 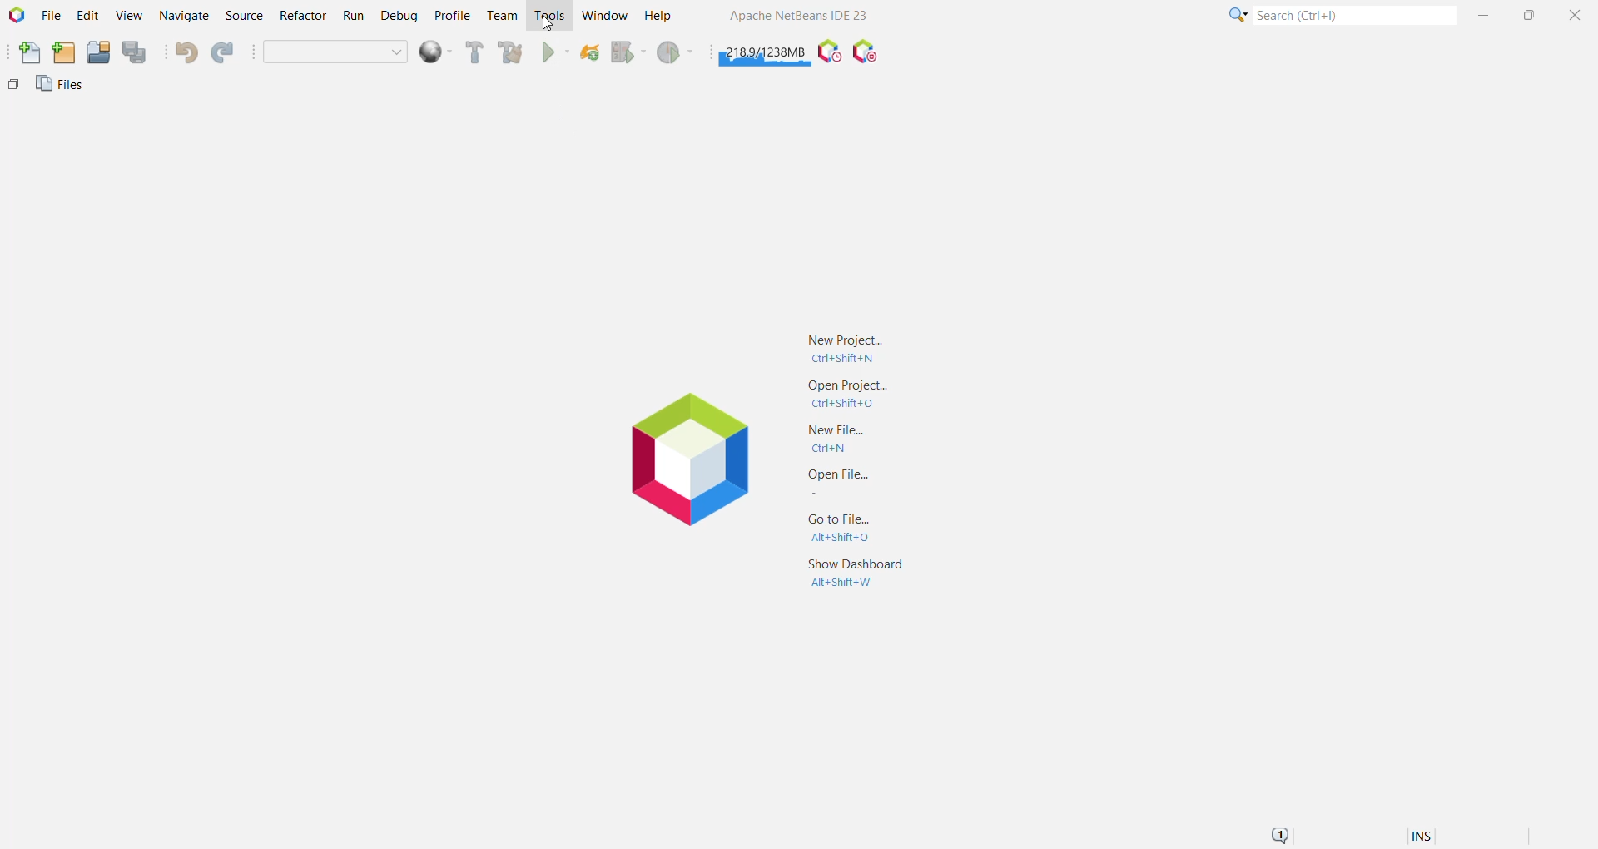 I want to click on Debug , so click(x=397, y=17).